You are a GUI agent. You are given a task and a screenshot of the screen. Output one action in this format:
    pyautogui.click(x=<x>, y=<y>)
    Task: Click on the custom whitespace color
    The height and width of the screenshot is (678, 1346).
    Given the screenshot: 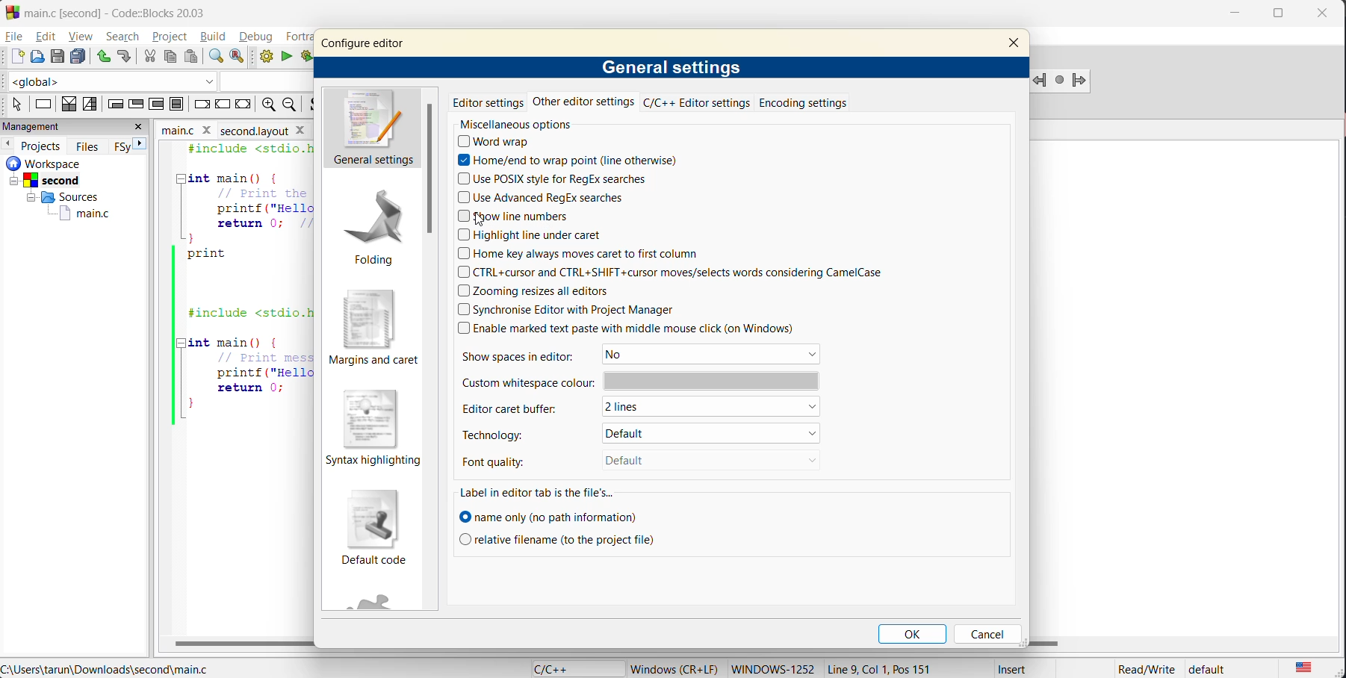 What is the action you would take?
    pyautogui.click(x=641, y=384)
    